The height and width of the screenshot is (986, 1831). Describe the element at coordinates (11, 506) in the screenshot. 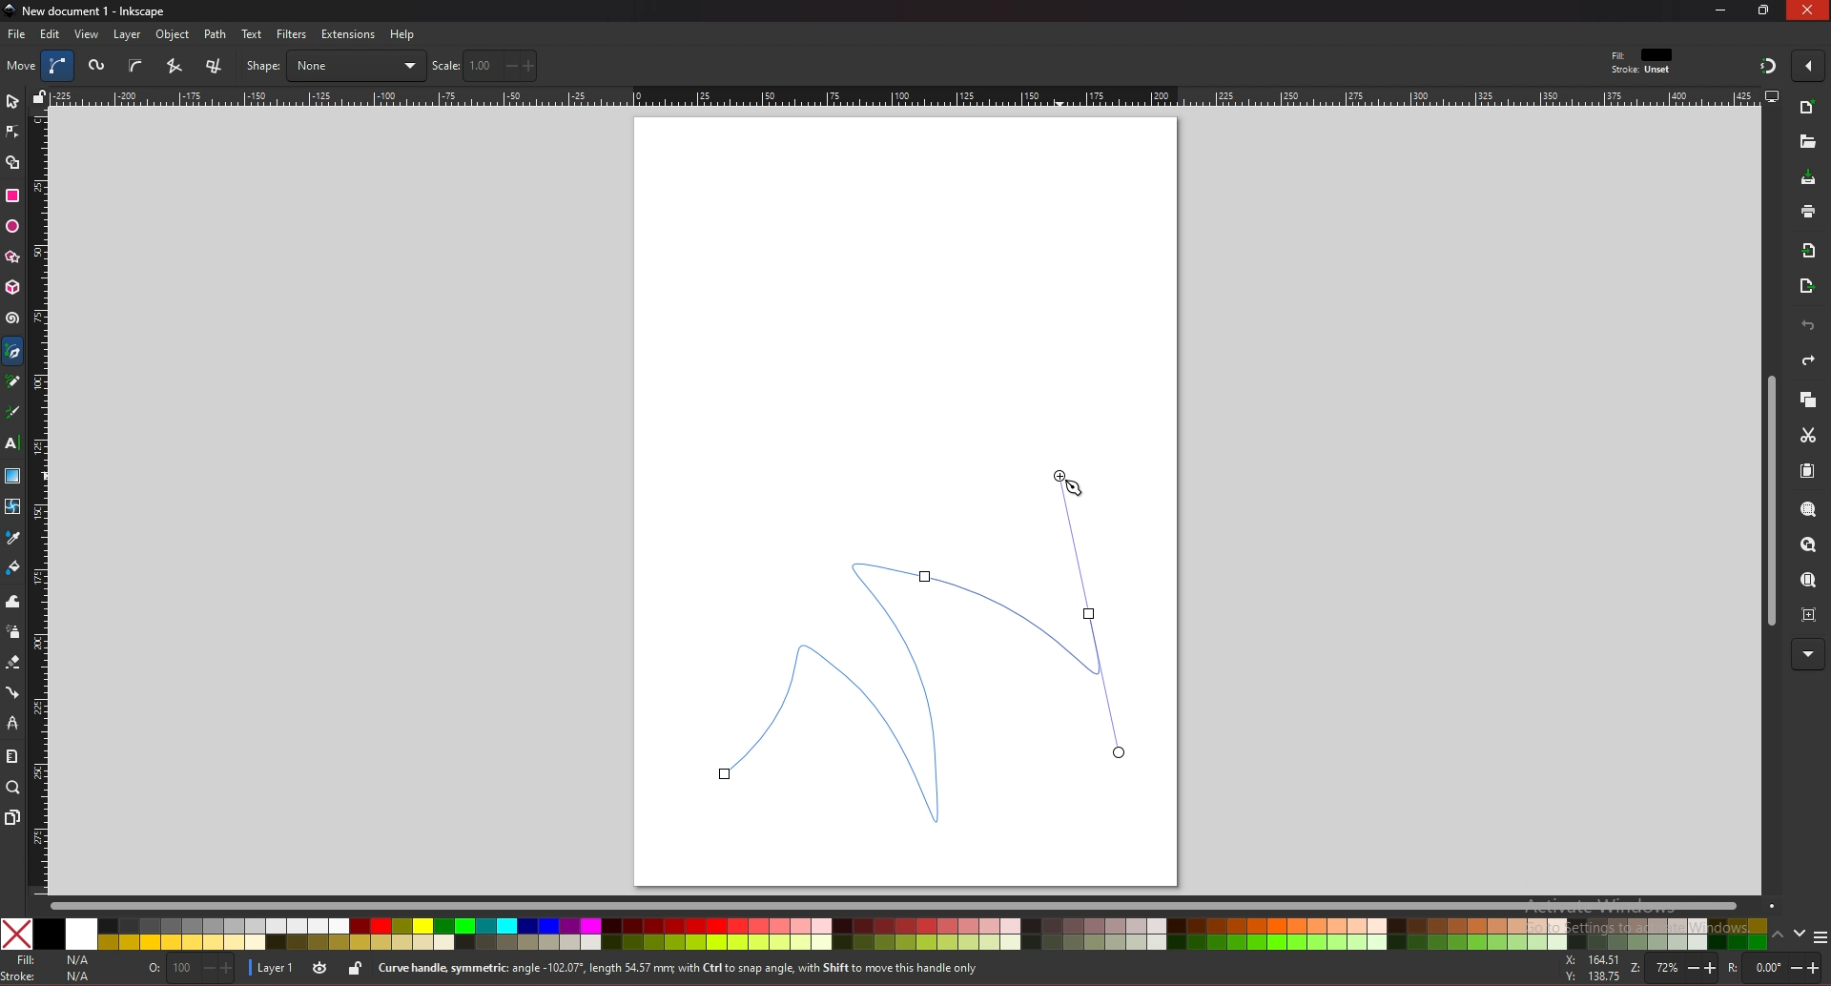

I see `mesh` at that location.